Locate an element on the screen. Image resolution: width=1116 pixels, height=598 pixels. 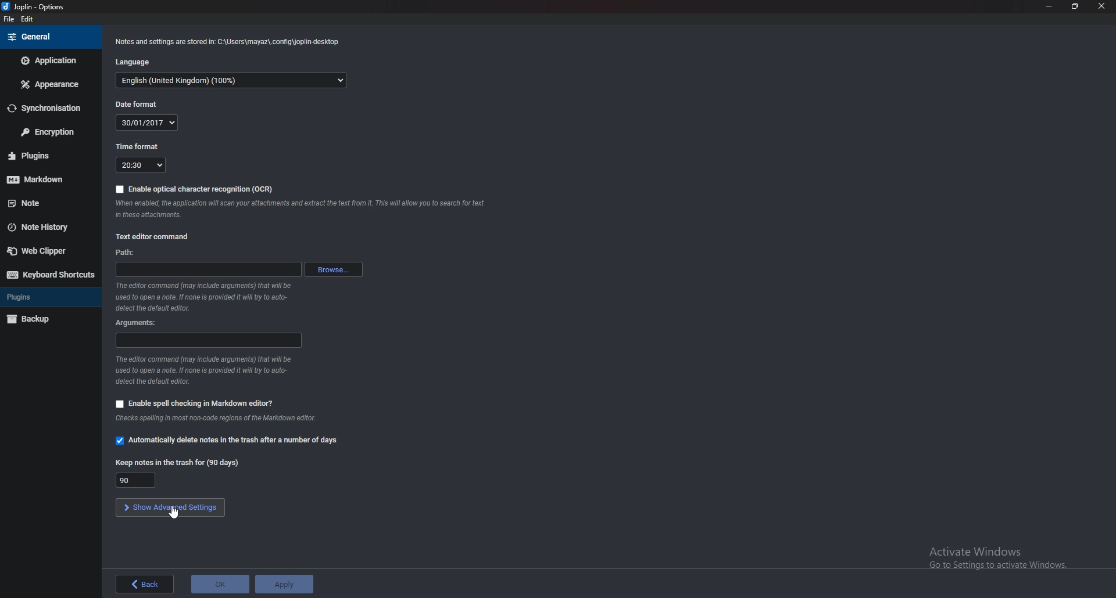
close is located at coordinates (1100, 5).